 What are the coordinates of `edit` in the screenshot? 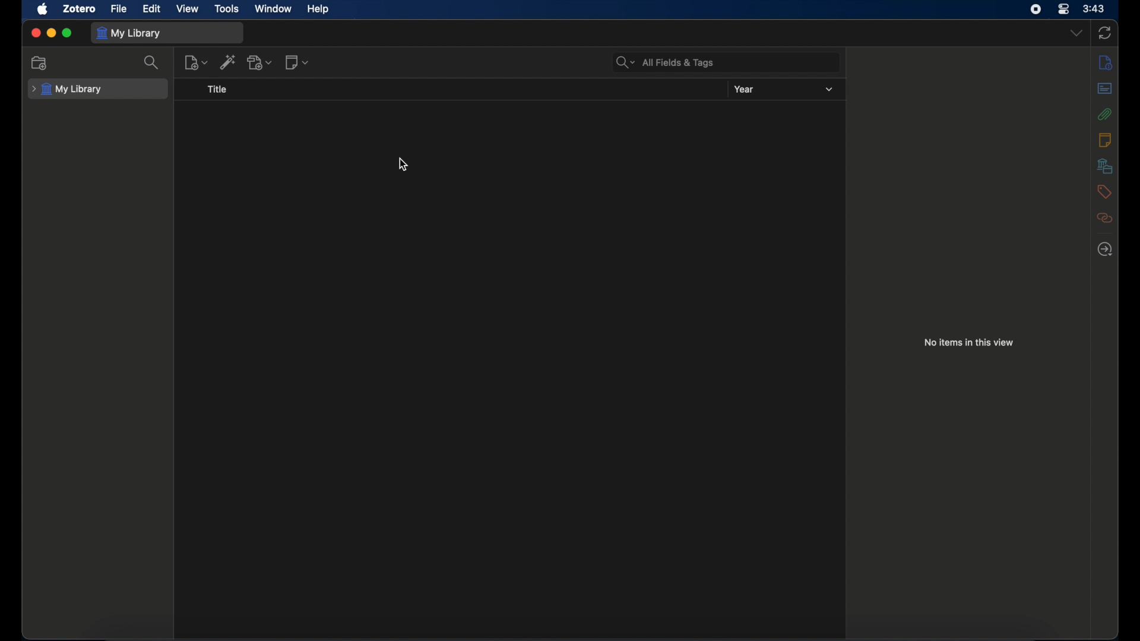 It's located at (151, 8).